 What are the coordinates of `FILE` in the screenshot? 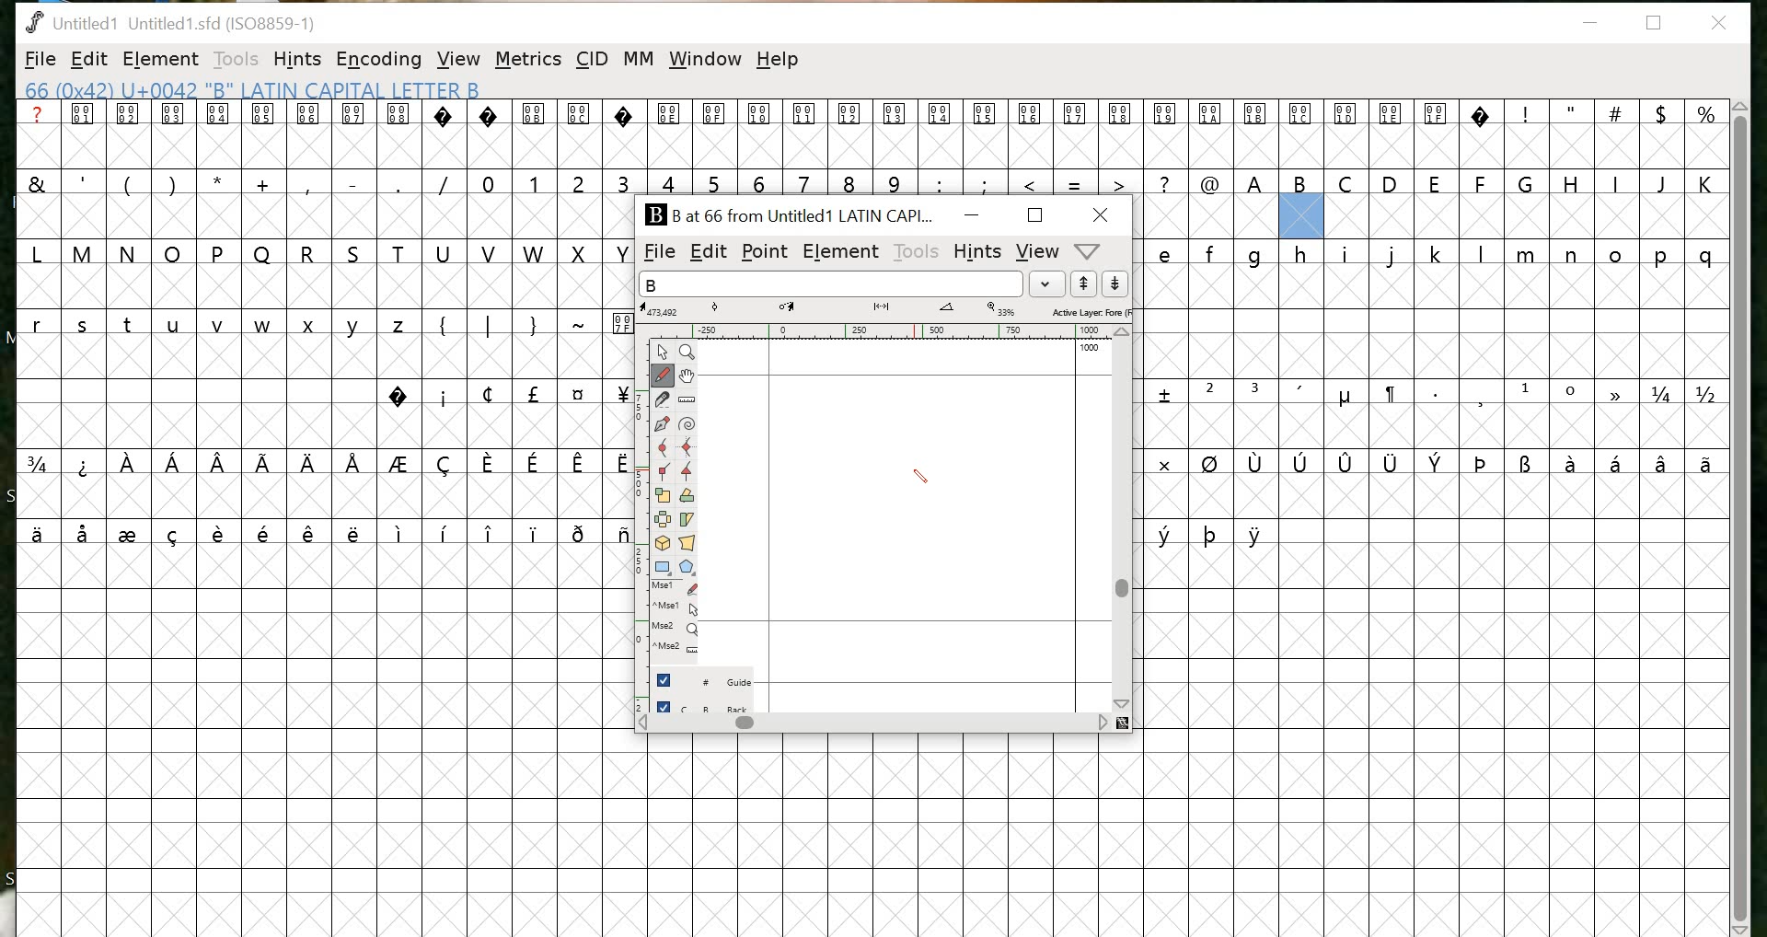 It's located at (655, 252).